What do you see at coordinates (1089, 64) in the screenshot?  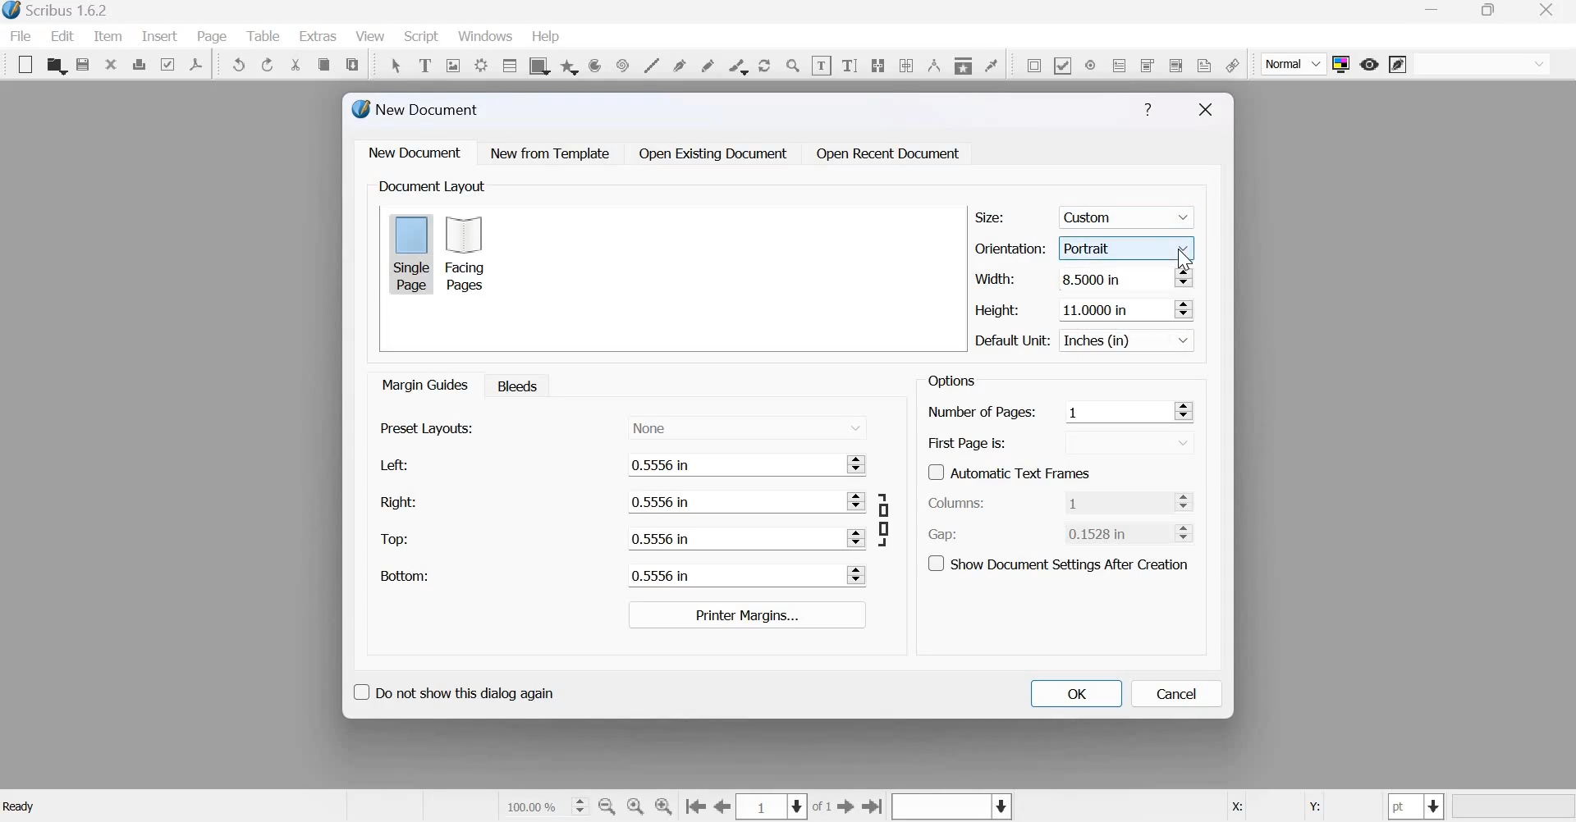 I see `PDF radio button` at bounding box center [1089, 64].